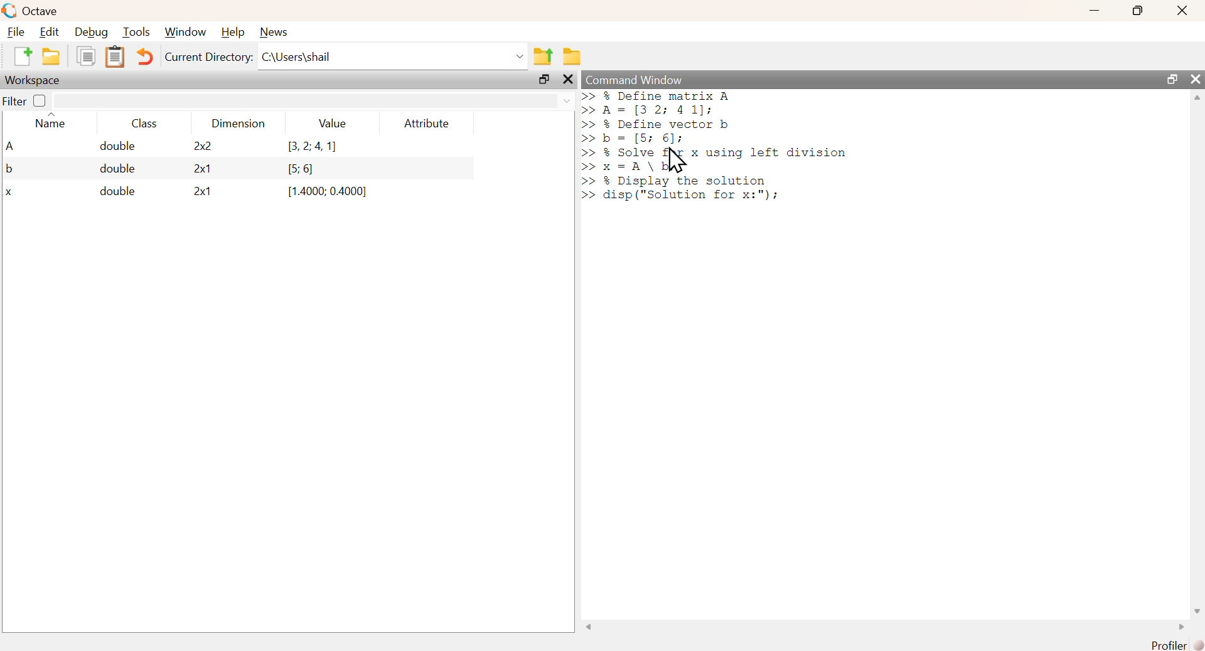 The height and width of the screenshot is (651, 1205). I want to click on (1.4000; 0.4000], so click(322, 193).